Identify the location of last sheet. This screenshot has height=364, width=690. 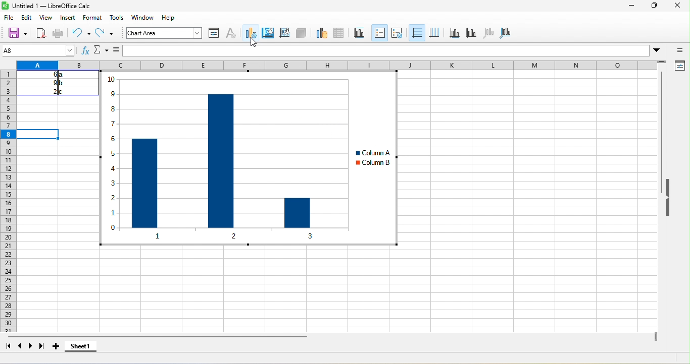
(41, 345).